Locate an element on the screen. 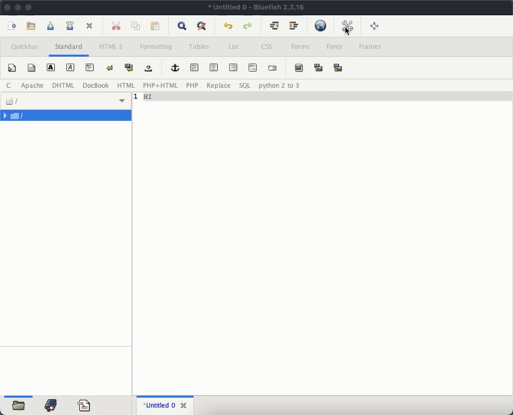 This screenshot has width=513, height=415. maximize is located at coordinates (29, 8).